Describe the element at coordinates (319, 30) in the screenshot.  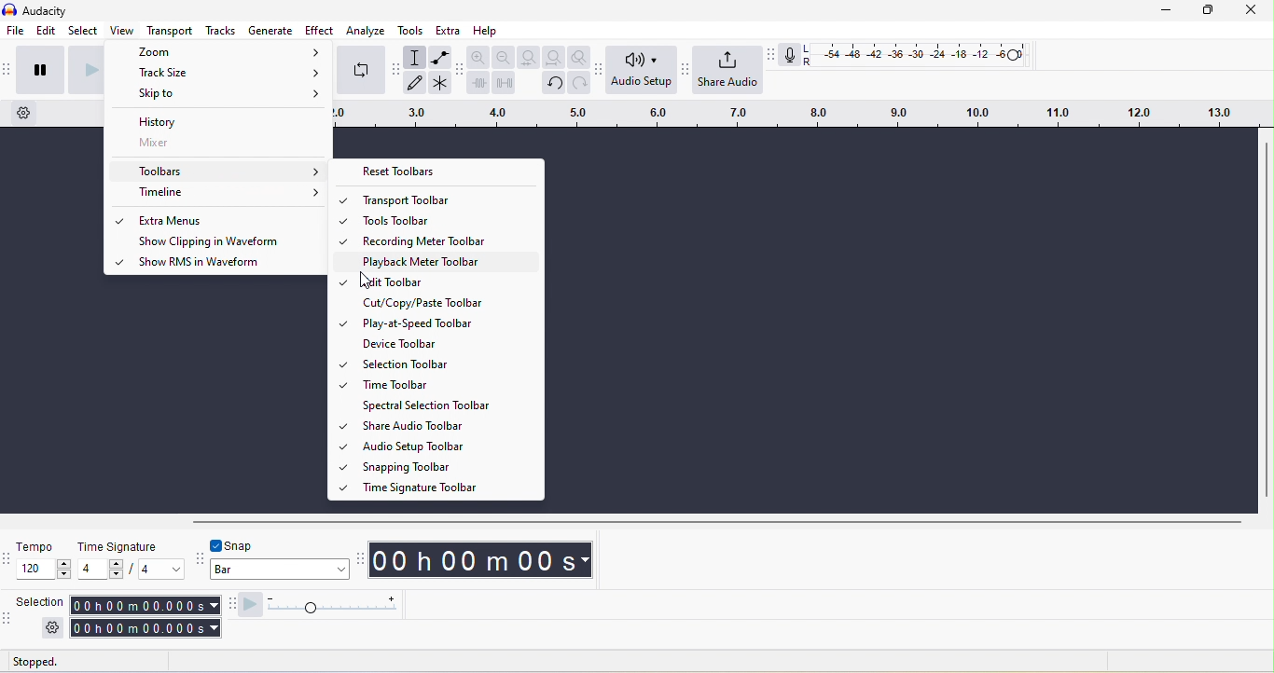
I see `effect` at that location.